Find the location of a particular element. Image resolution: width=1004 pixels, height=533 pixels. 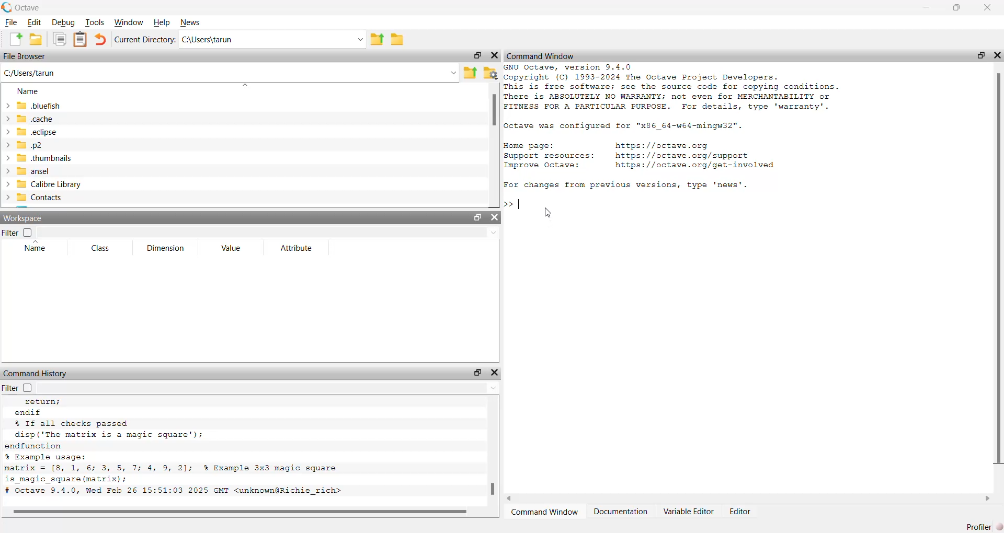

Cursor is located at coordinates (547, 214).